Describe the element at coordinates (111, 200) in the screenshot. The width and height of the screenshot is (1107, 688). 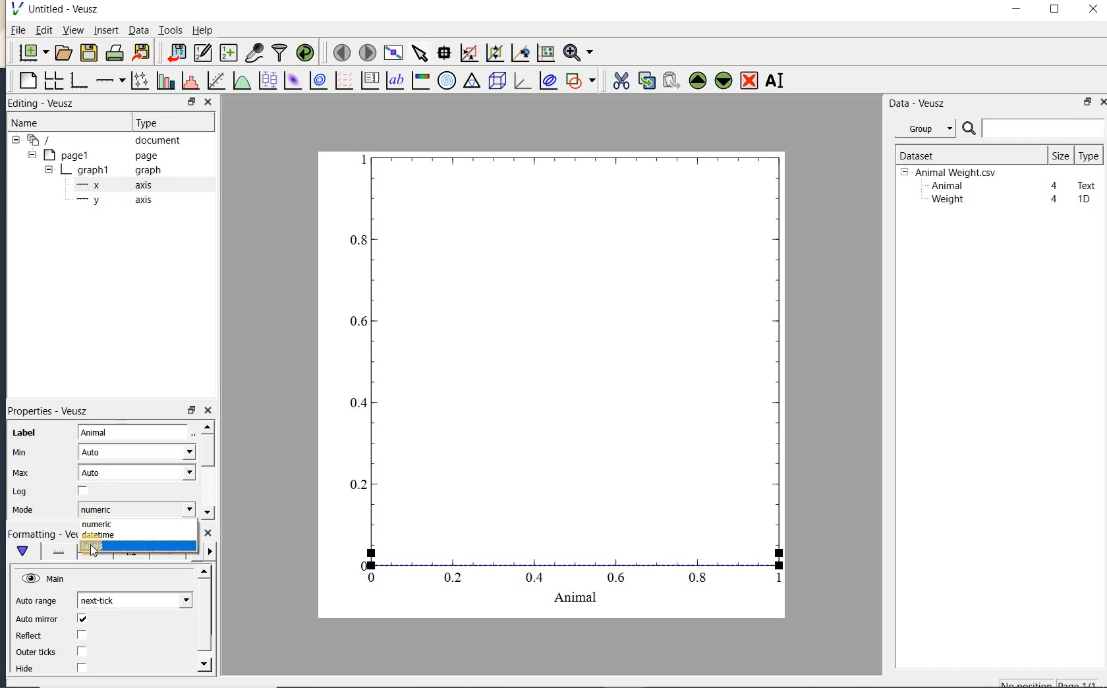
I see `axis` at that location.